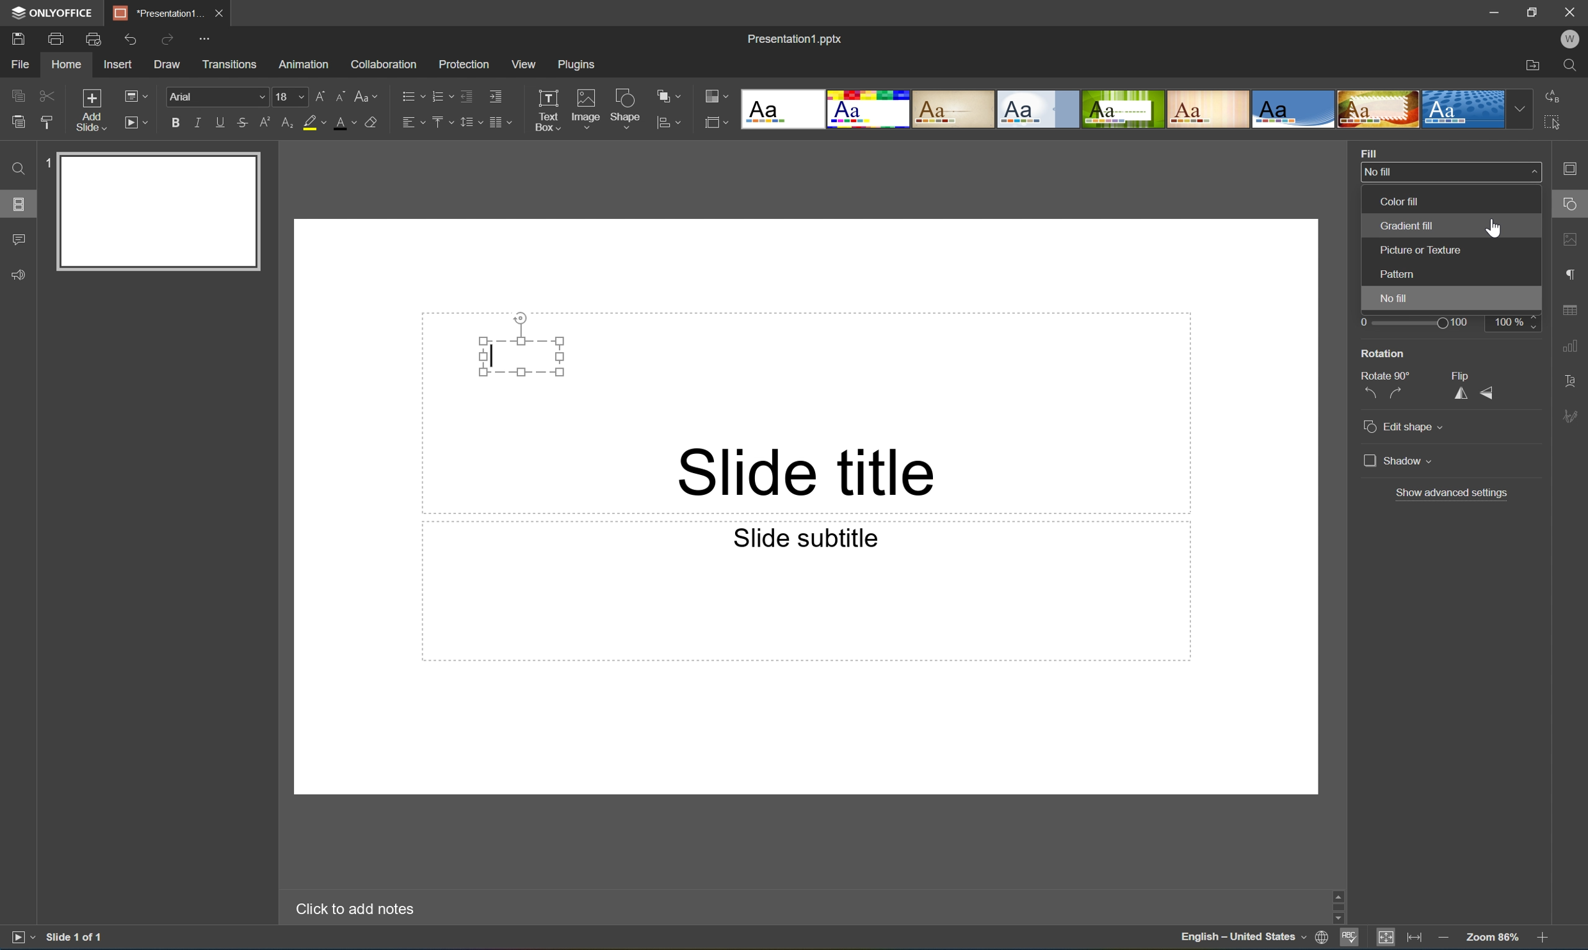  I want to click on Slide, so click(161, 212).